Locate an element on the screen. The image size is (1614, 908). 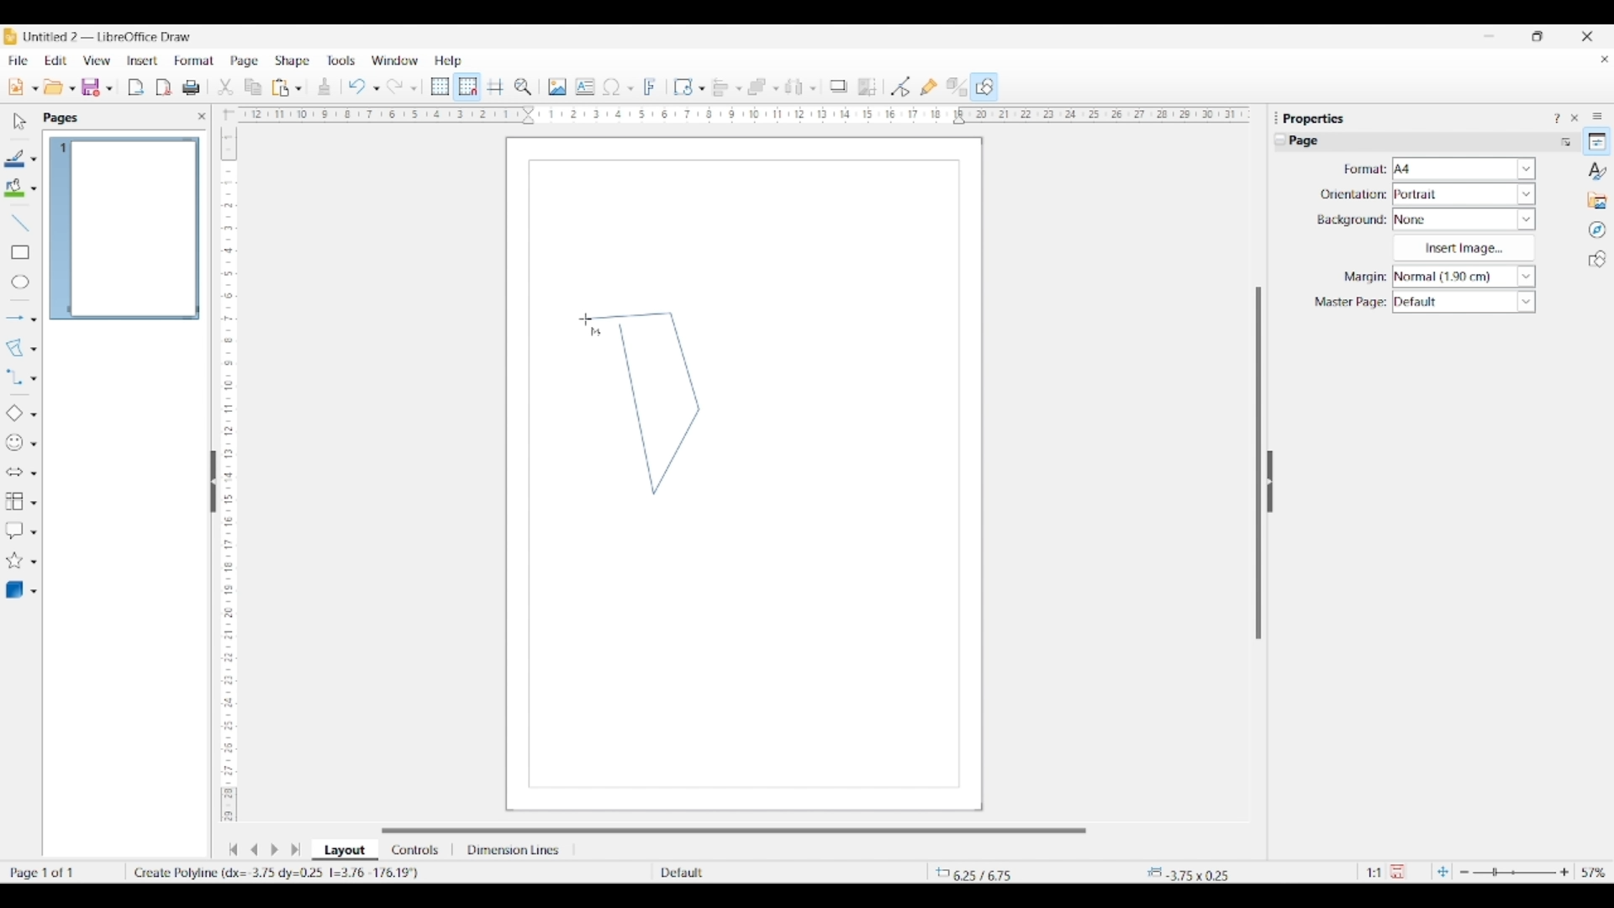
Dimension lines is located at coordinates (514, 850).